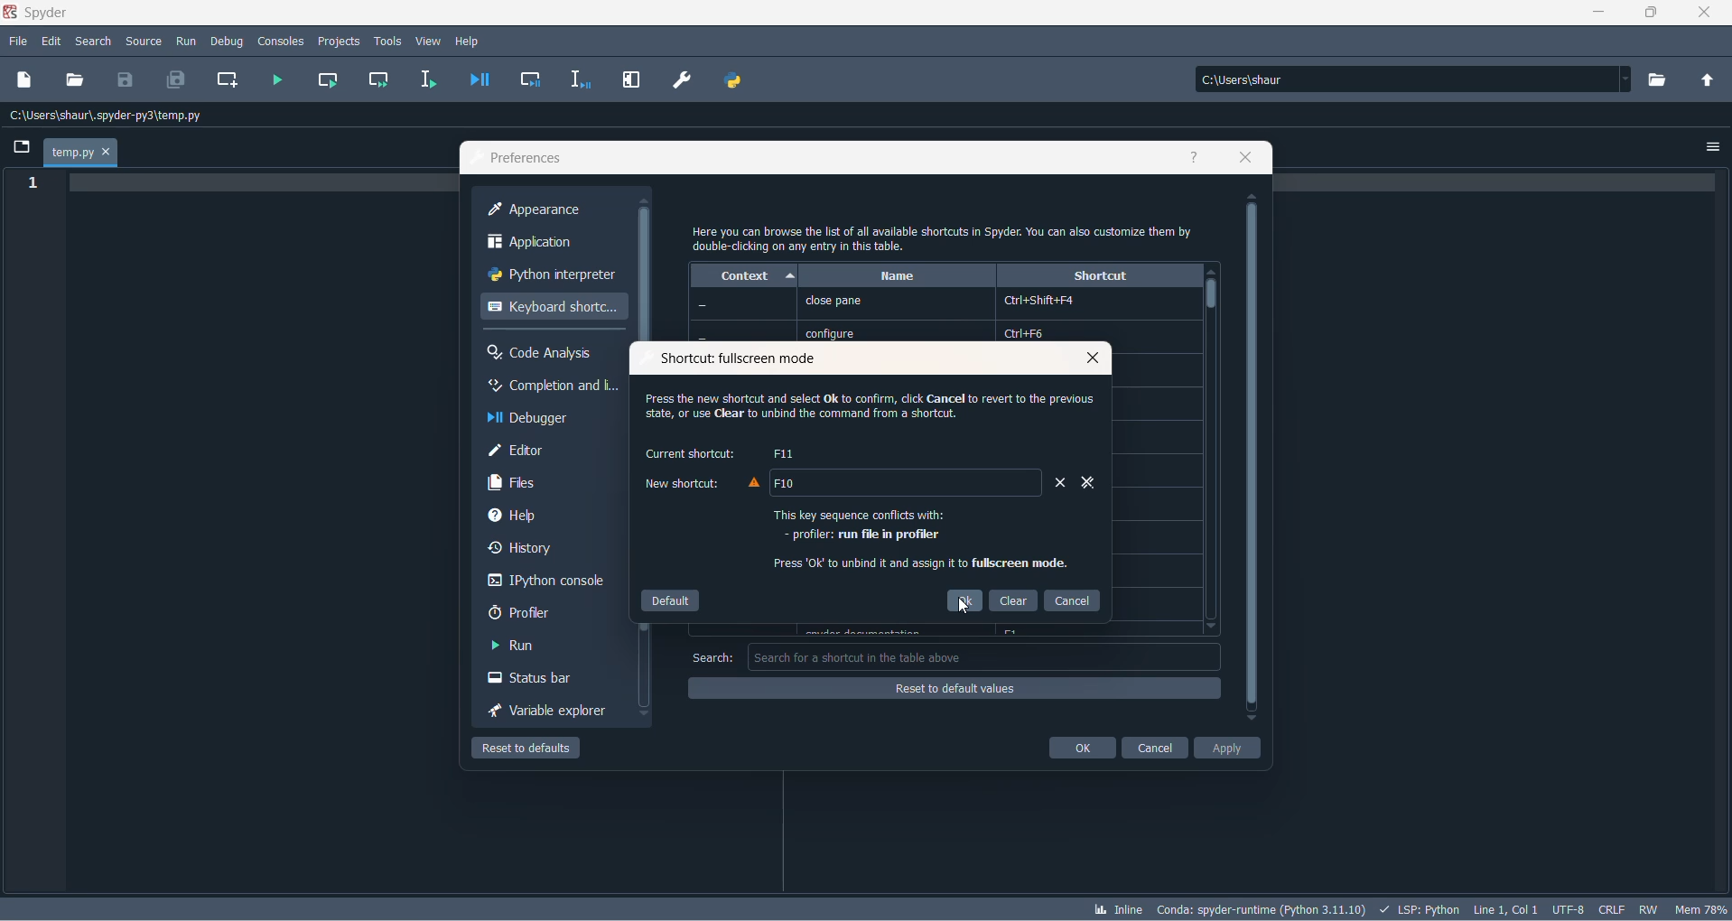  What do you see at coordinates (532, 647) in the screenshot?
I see `run` at bounding box center [532, 647].